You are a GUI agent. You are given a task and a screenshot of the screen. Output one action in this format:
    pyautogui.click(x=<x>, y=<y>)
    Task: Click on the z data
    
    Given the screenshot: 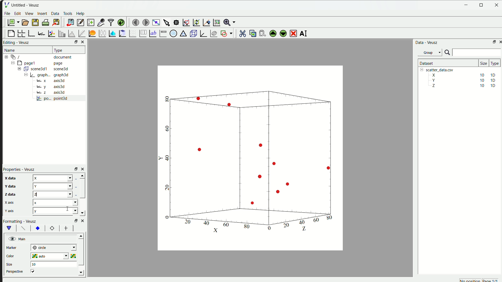 What is the action you would take?
    pyautogui.click(x=9, y=194)
    